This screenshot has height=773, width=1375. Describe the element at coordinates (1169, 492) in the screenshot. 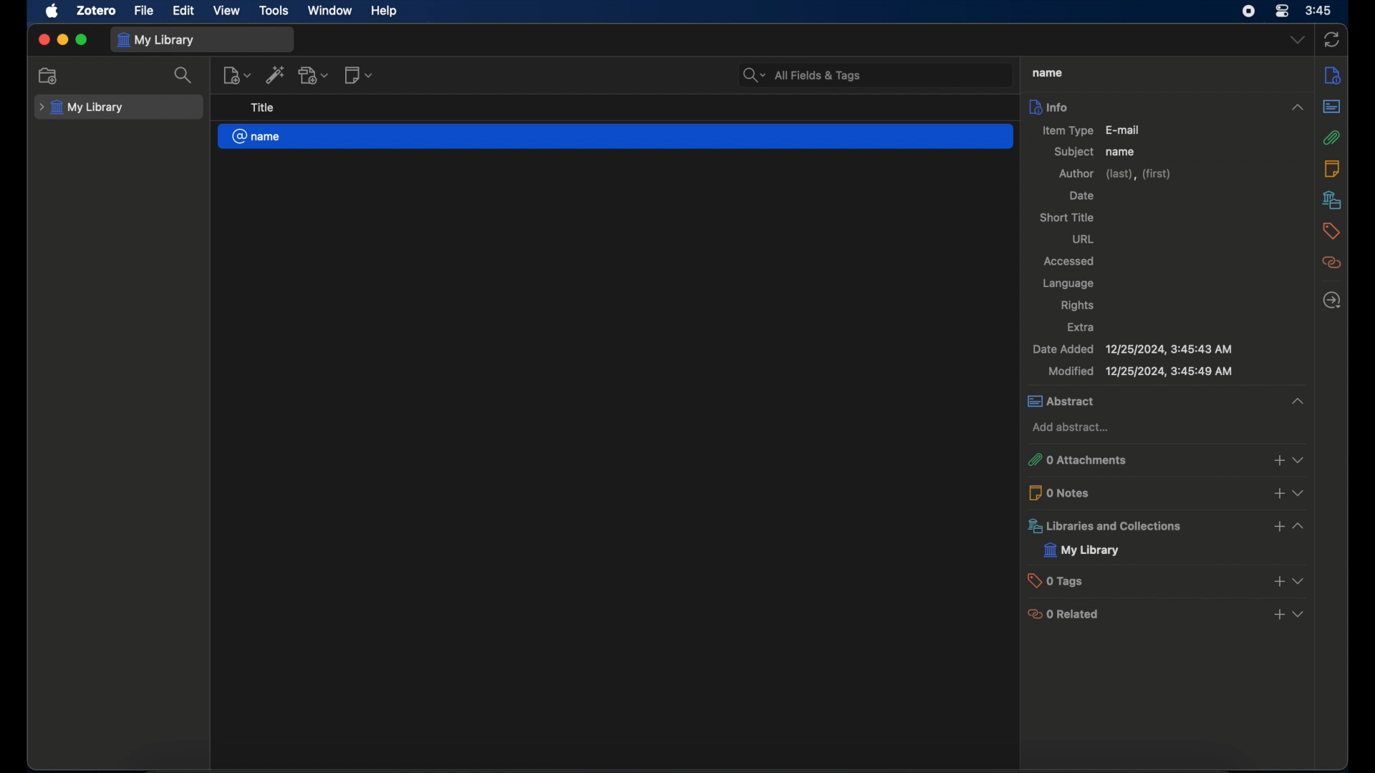

I see `0 notes` at that location.